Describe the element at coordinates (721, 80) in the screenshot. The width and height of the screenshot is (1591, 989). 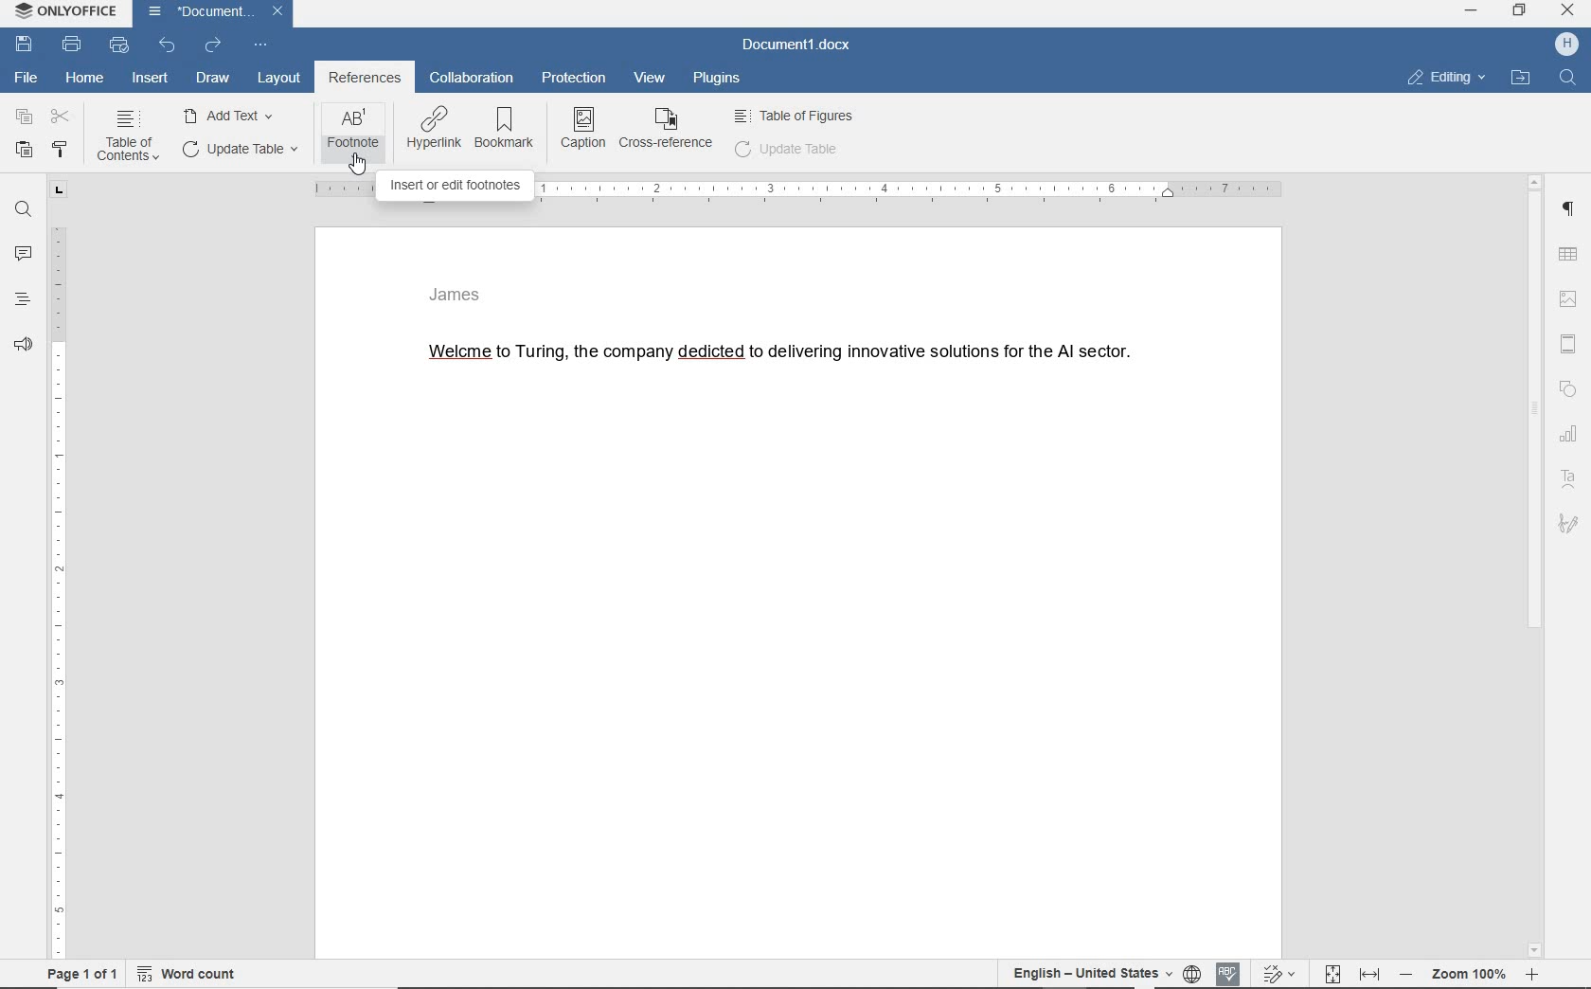
I see `plugins` at that location.